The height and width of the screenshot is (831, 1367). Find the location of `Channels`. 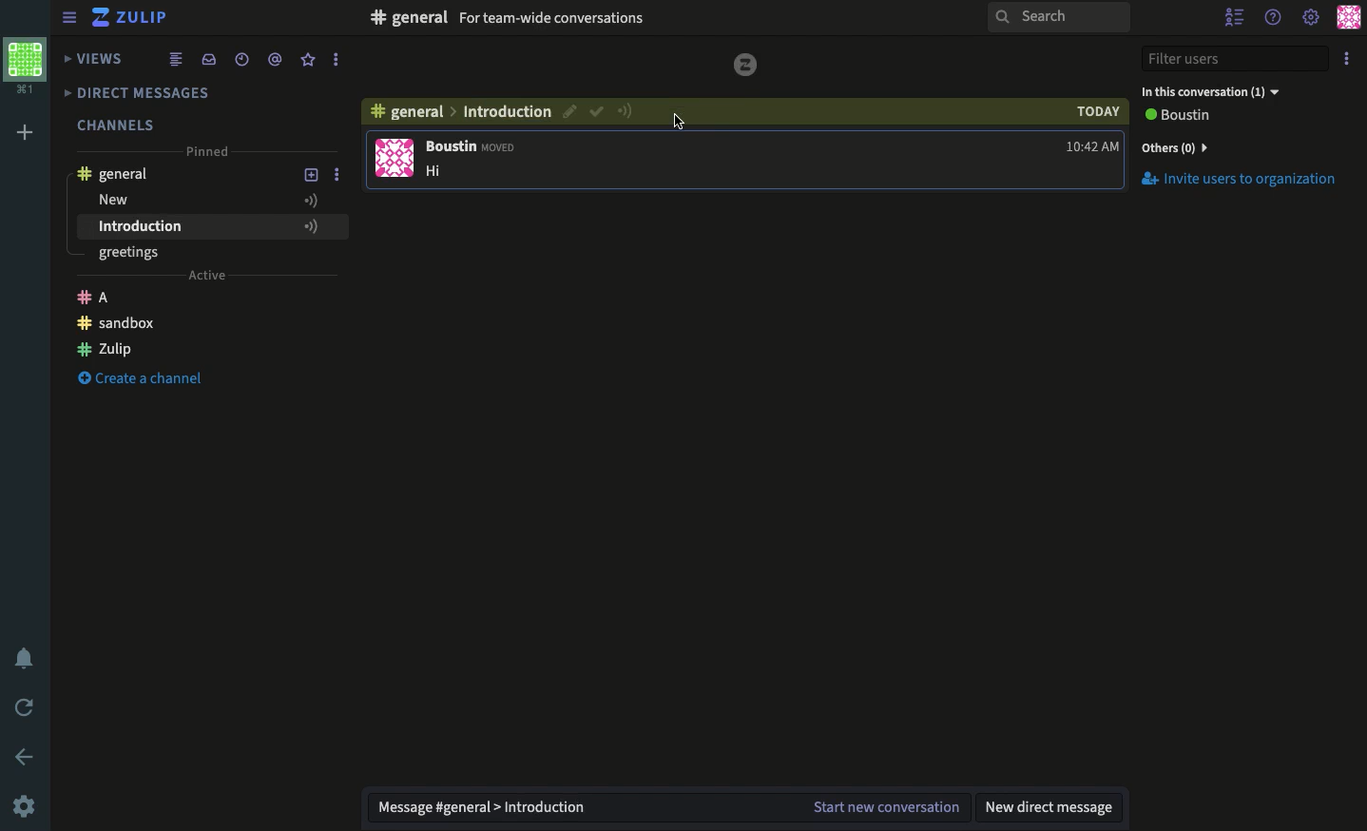

Channels is located at coordinates (118, 121).